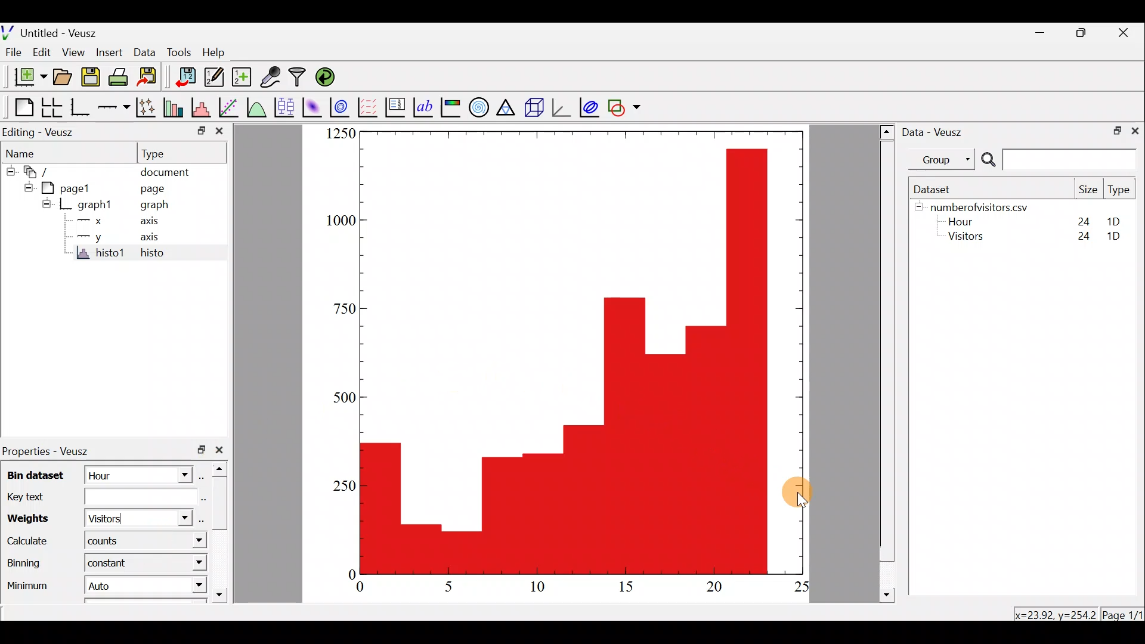  What do you see at coordinates (1084, 35) in the screenshot?
I see `restore down` at bounding box center [1084, 35].